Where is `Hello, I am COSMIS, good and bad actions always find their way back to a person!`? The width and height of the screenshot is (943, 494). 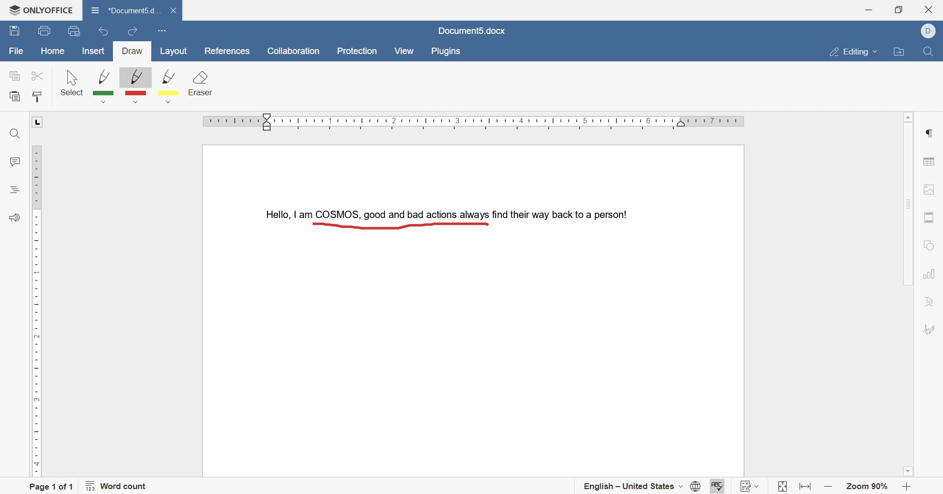 Hello, I am COSMIS, good and bad actions always find their way back to a person! is located at coordinates (444, 213).